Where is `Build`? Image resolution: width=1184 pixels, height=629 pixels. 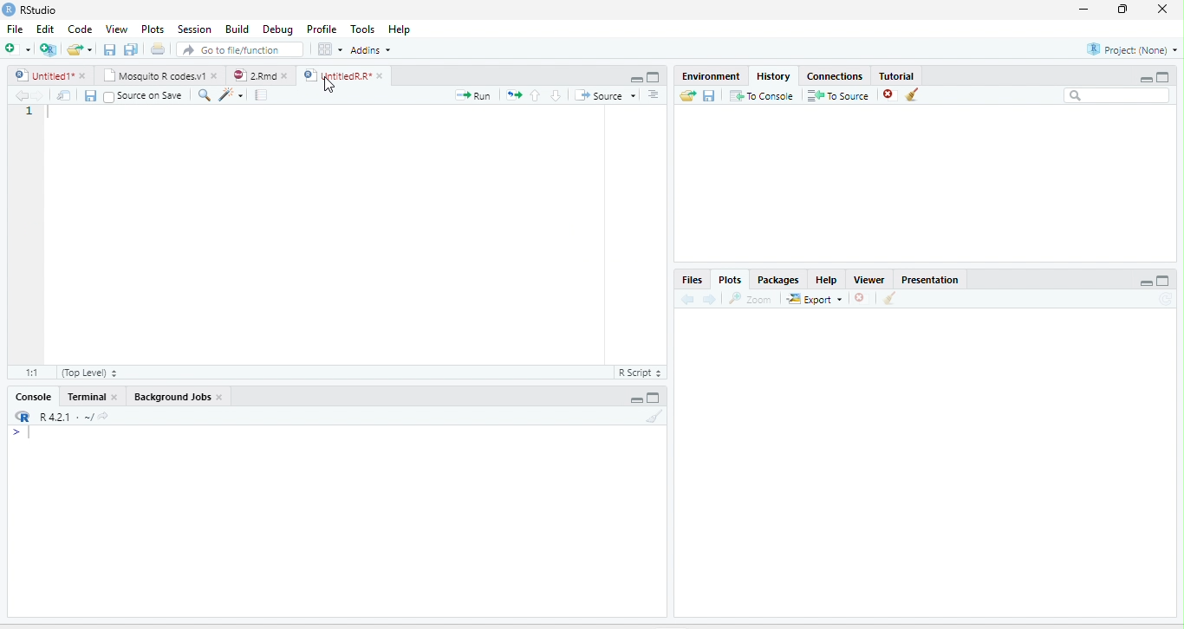
Build is located at coordinates (237, 29).